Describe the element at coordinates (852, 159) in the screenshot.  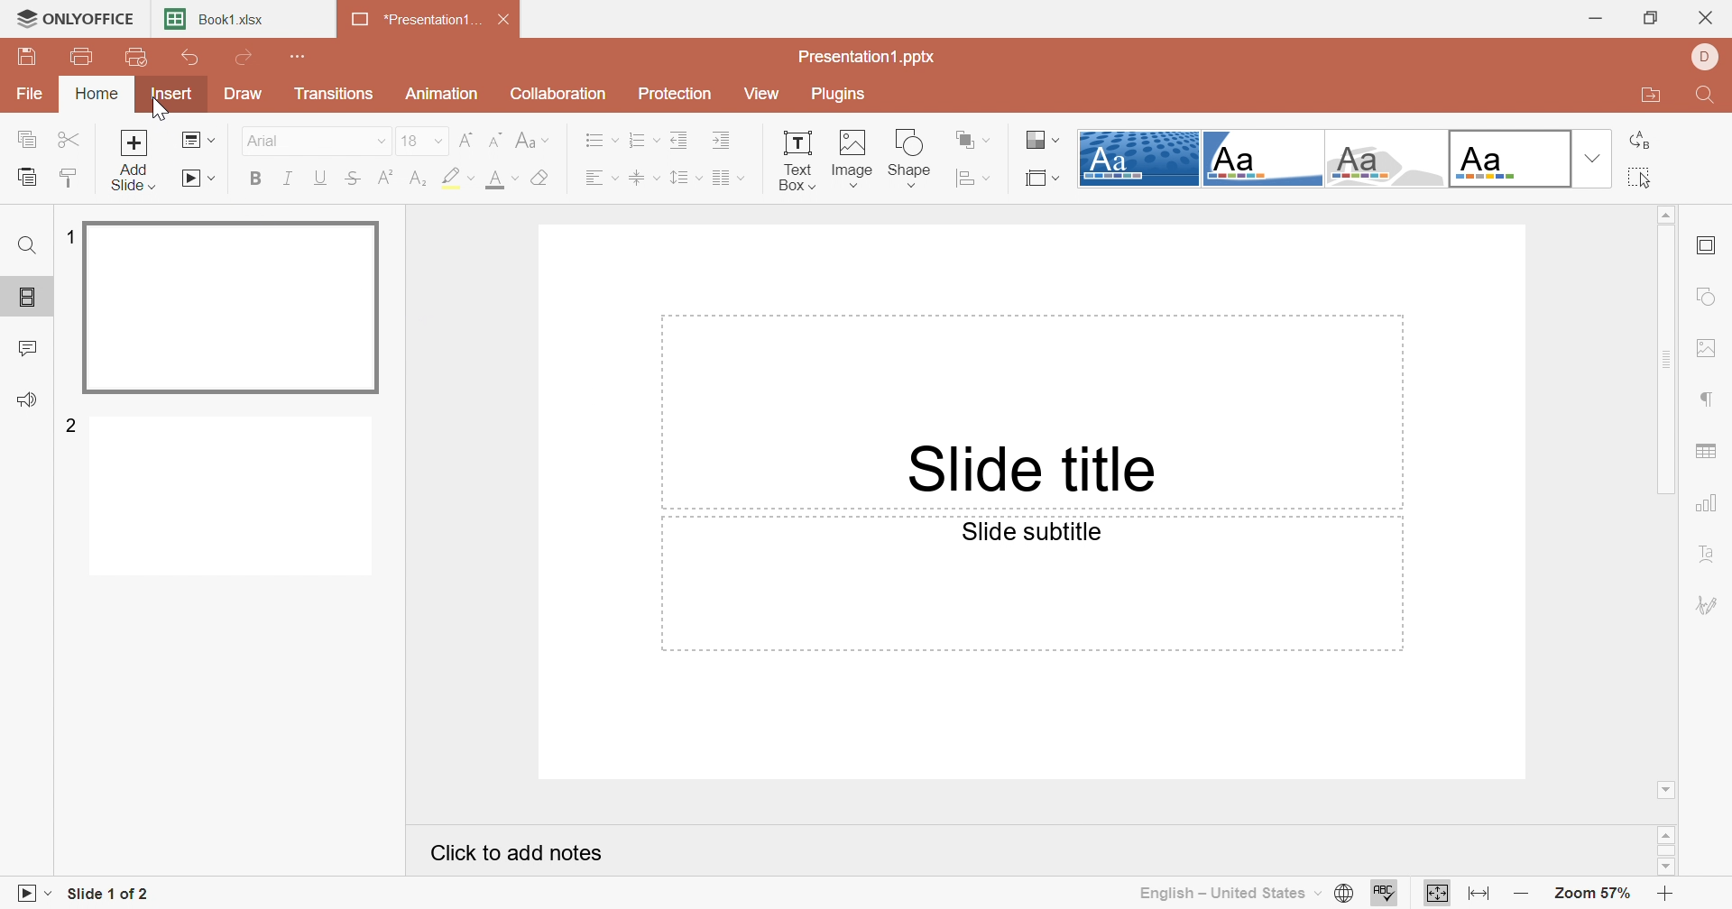
I see `Image` at that location.